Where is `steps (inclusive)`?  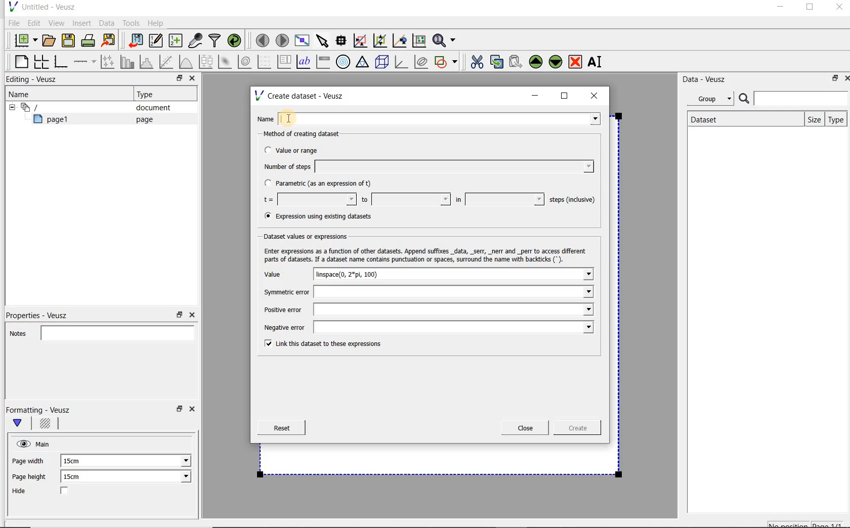 steps (inclusive) is located at coordinates (573, 200).